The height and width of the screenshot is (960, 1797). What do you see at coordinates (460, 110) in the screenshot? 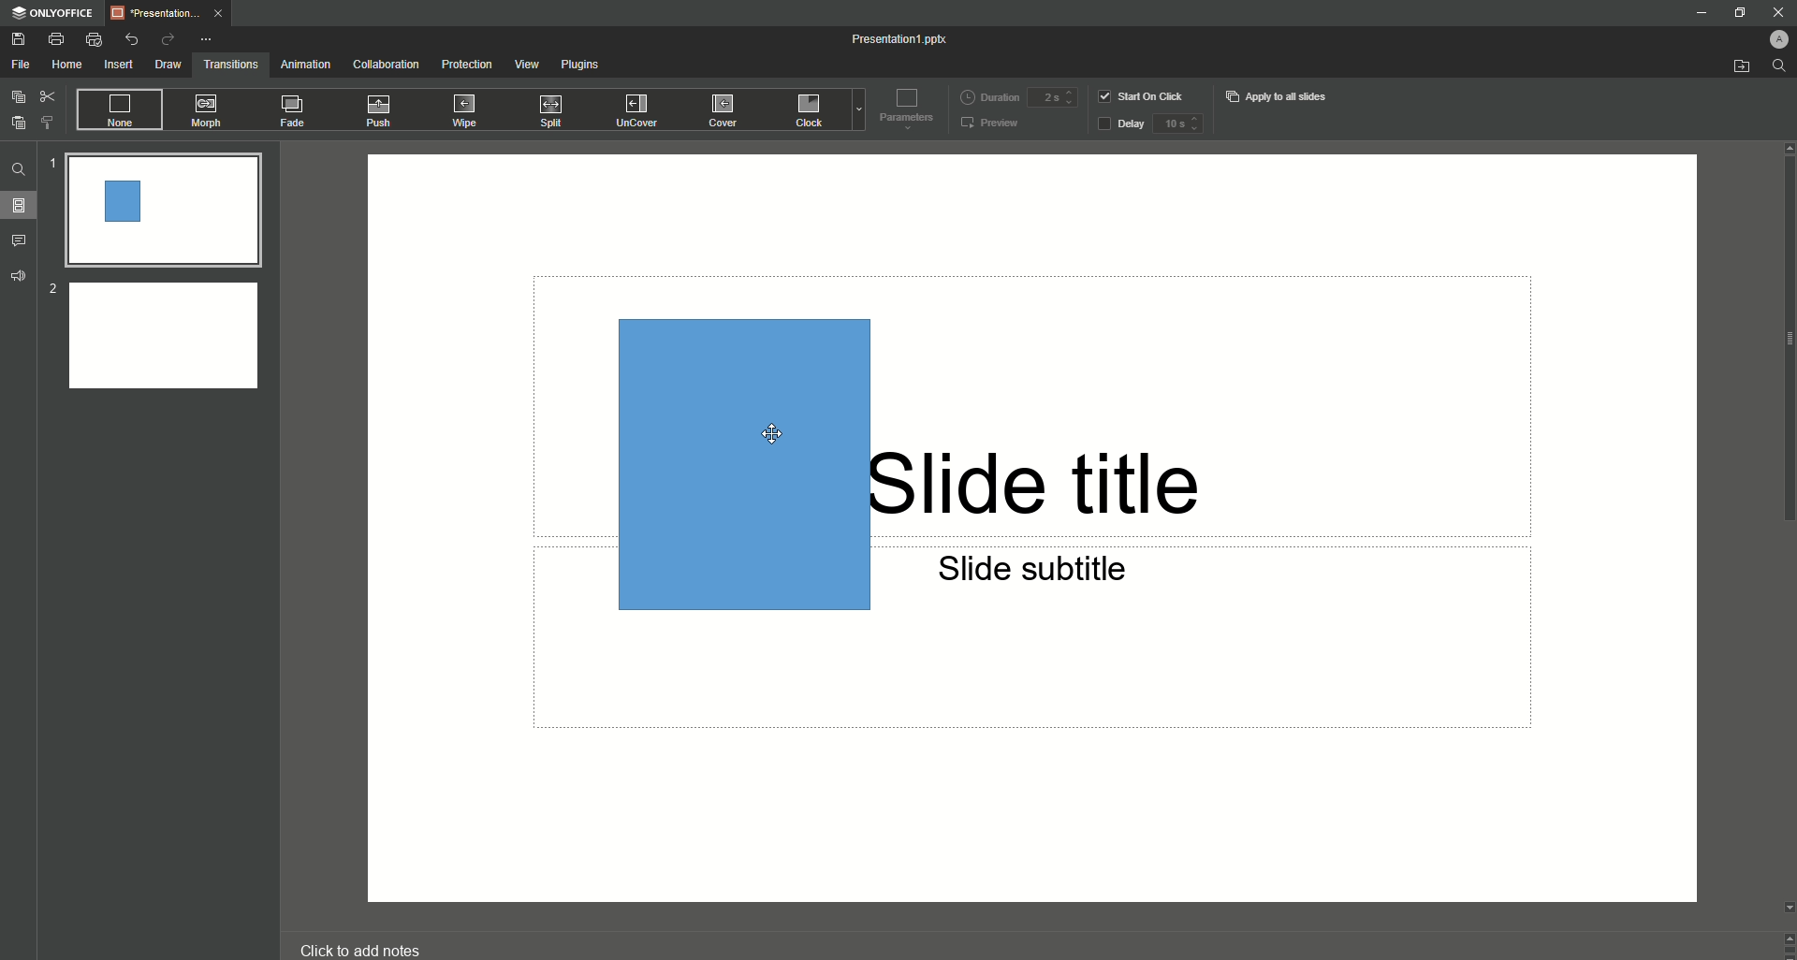
I see `Wipe` at bounding box center [460, 110].